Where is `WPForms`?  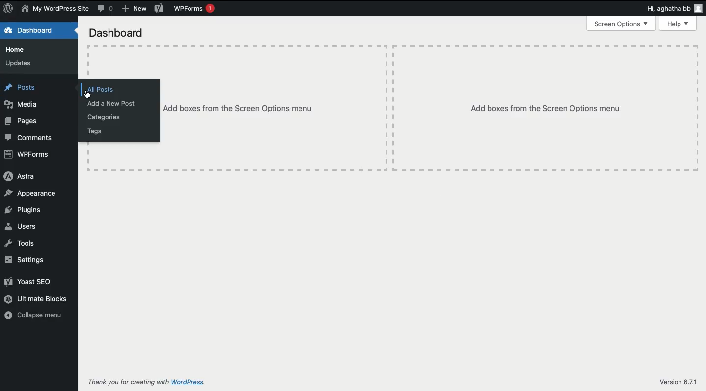 WPForms is located at coordinates (196, 10).